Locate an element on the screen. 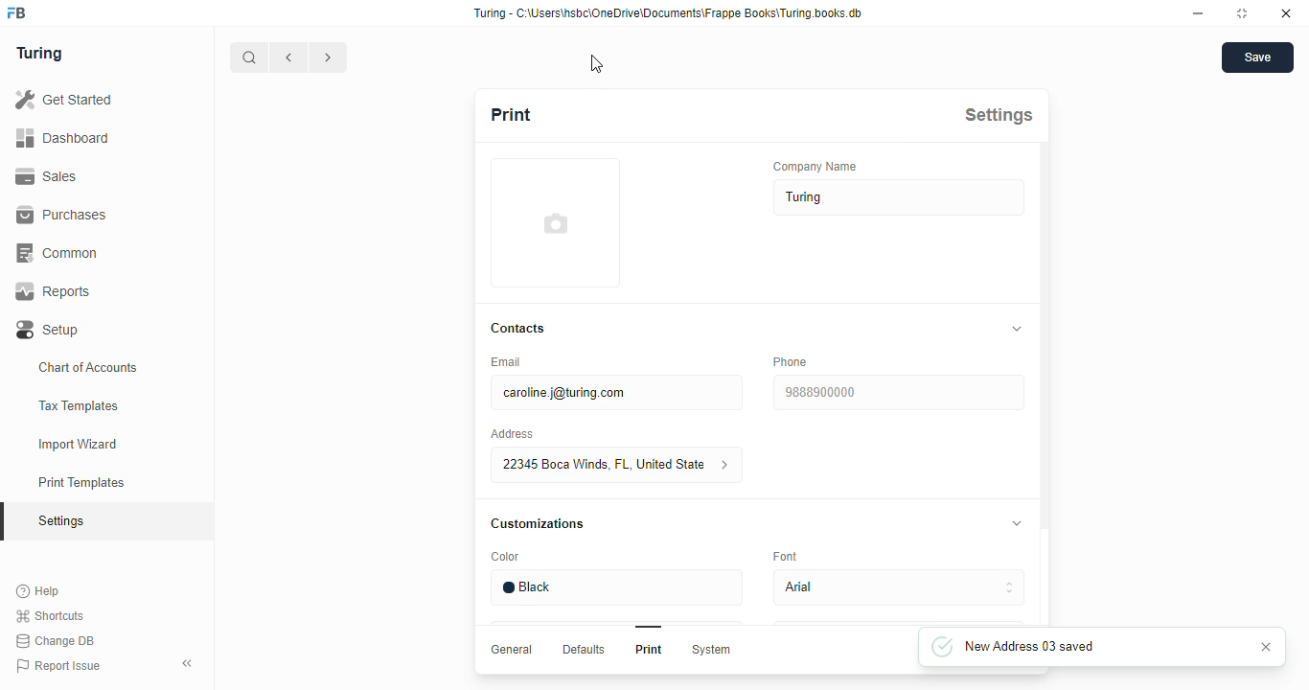  dashboard is located at coordinates (62, 137).